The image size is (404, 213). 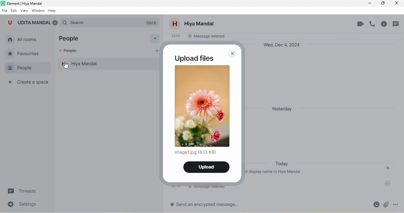 I want to click on User profile picture, so click(x=174, y=23).